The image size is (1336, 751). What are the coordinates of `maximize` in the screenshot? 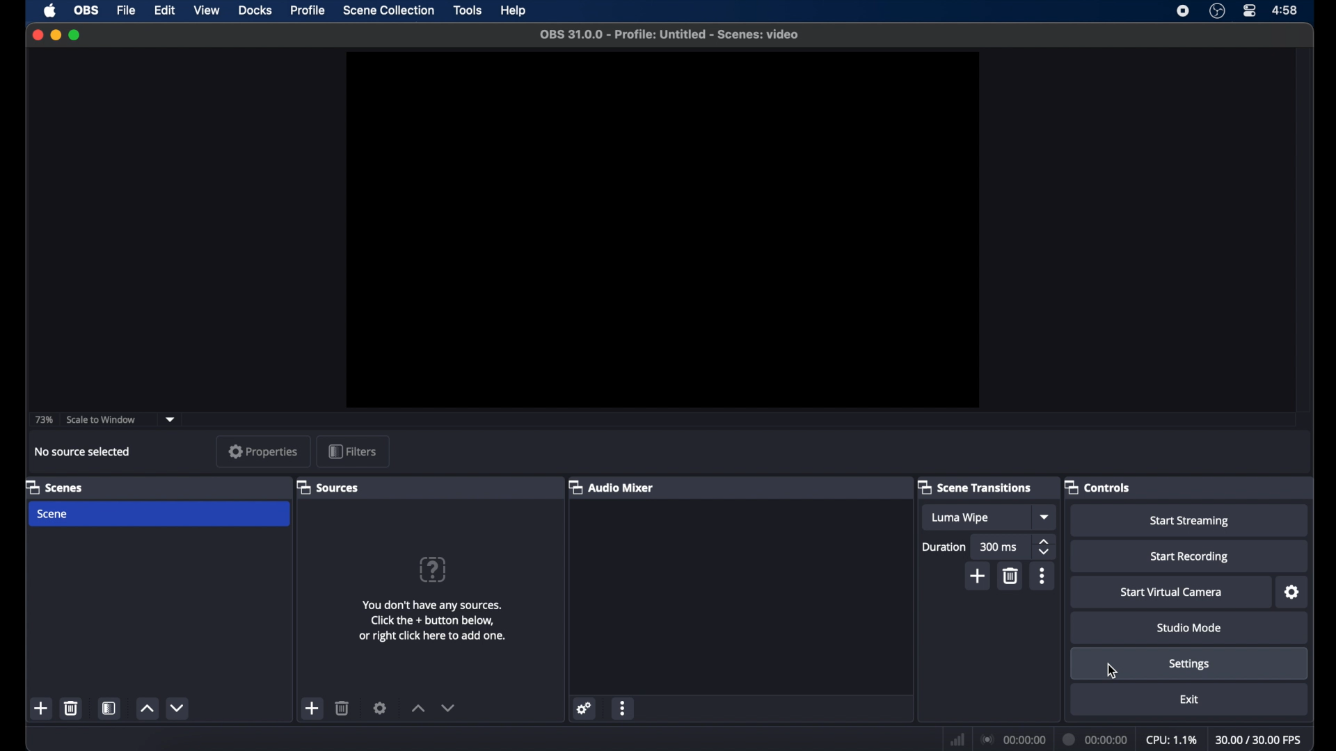 It's located at (76, 35).